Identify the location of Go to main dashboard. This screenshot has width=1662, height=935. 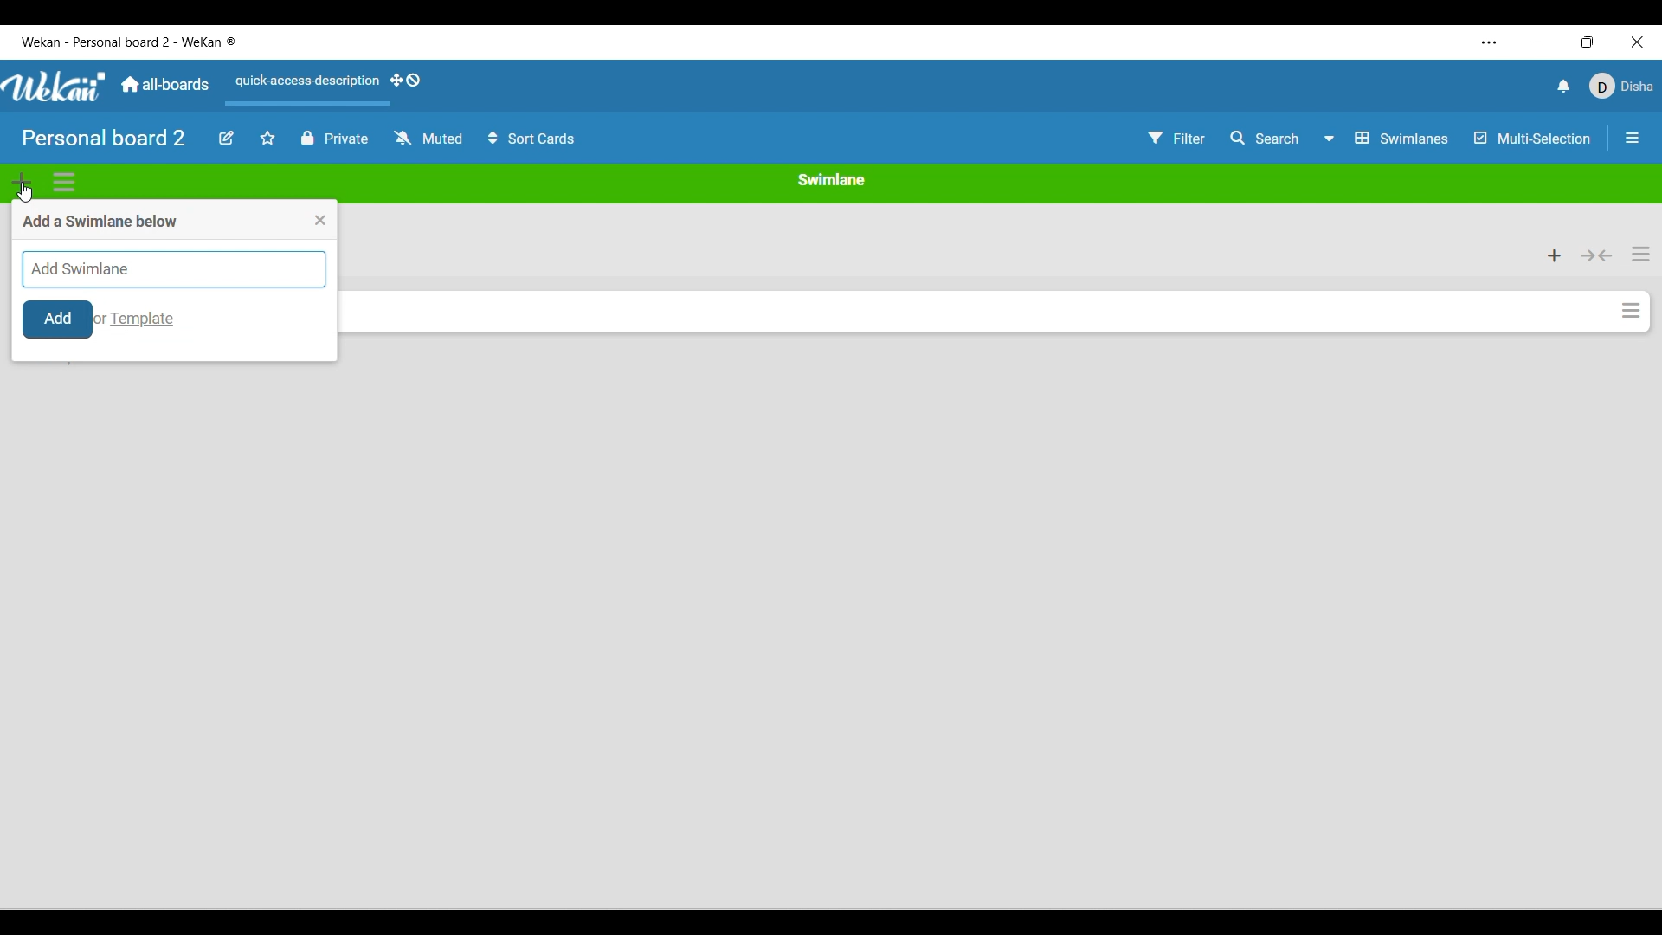
(165, 85).